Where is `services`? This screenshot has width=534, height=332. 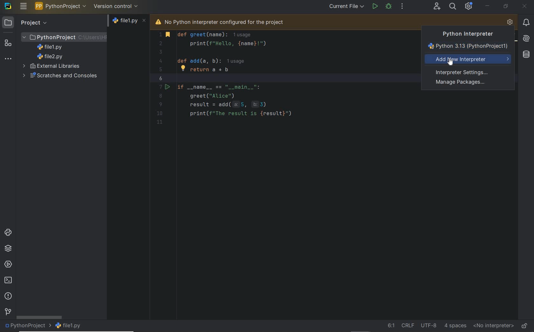
services is located at coordinates (8, 265).